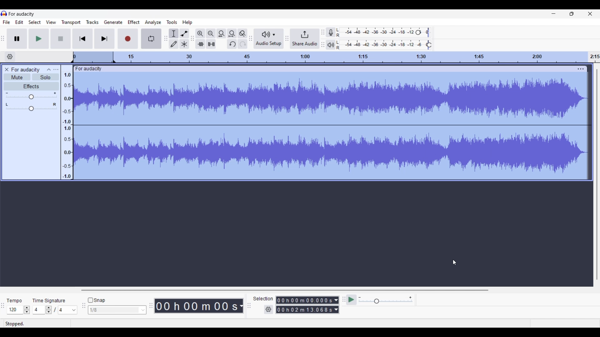  What do you see at coordinates (197, 306) in the screenshot?
I see `Duration of recorded audio` at bounding box center [197, 306].